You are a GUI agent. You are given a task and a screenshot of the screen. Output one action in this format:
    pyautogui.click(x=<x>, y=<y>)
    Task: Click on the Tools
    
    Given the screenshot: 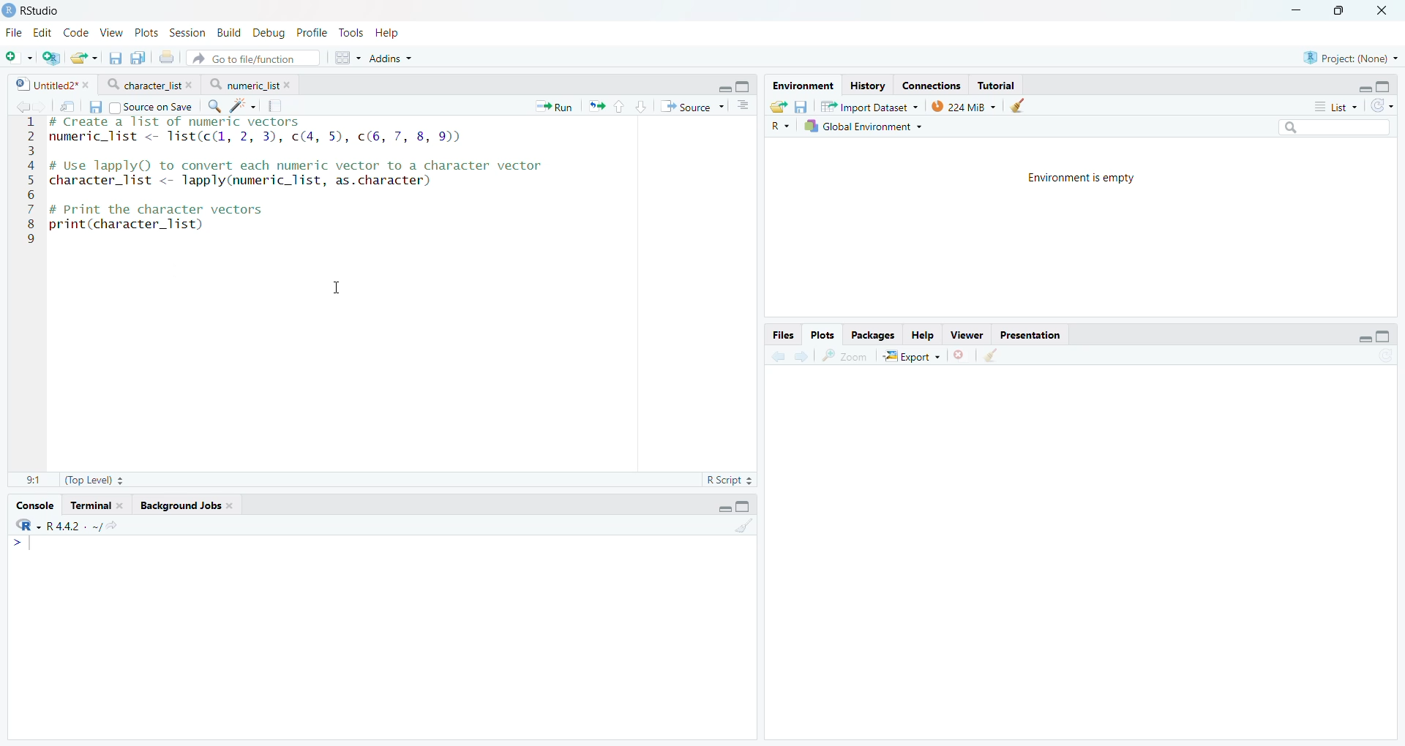 What is the action you would take?
    pyautogui.click(x=351, y=32)
    